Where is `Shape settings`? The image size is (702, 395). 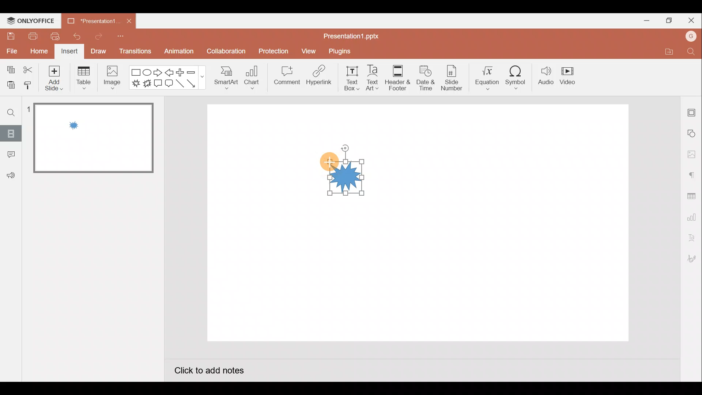
Shape settings is located at coordinates (693, 133).